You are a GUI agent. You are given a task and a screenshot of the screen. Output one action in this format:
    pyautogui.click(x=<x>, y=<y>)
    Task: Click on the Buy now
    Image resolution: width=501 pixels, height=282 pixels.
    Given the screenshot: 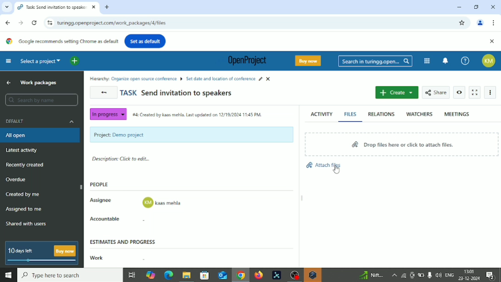 What is the action you would take?
    pyautogui.click(x=310, y=61)
    